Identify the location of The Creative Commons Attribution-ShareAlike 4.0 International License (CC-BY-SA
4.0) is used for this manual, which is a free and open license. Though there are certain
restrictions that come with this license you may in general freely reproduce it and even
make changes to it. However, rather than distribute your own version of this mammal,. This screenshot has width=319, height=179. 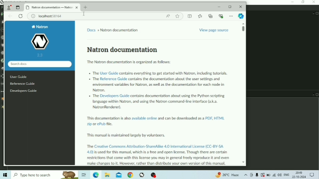
(157, 155).